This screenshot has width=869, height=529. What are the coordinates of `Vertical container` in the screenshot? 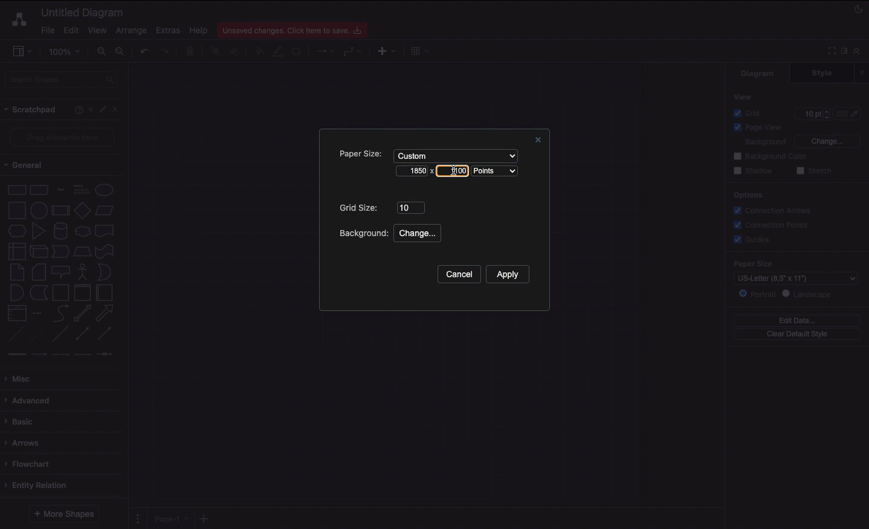 It's located at (83, 292).